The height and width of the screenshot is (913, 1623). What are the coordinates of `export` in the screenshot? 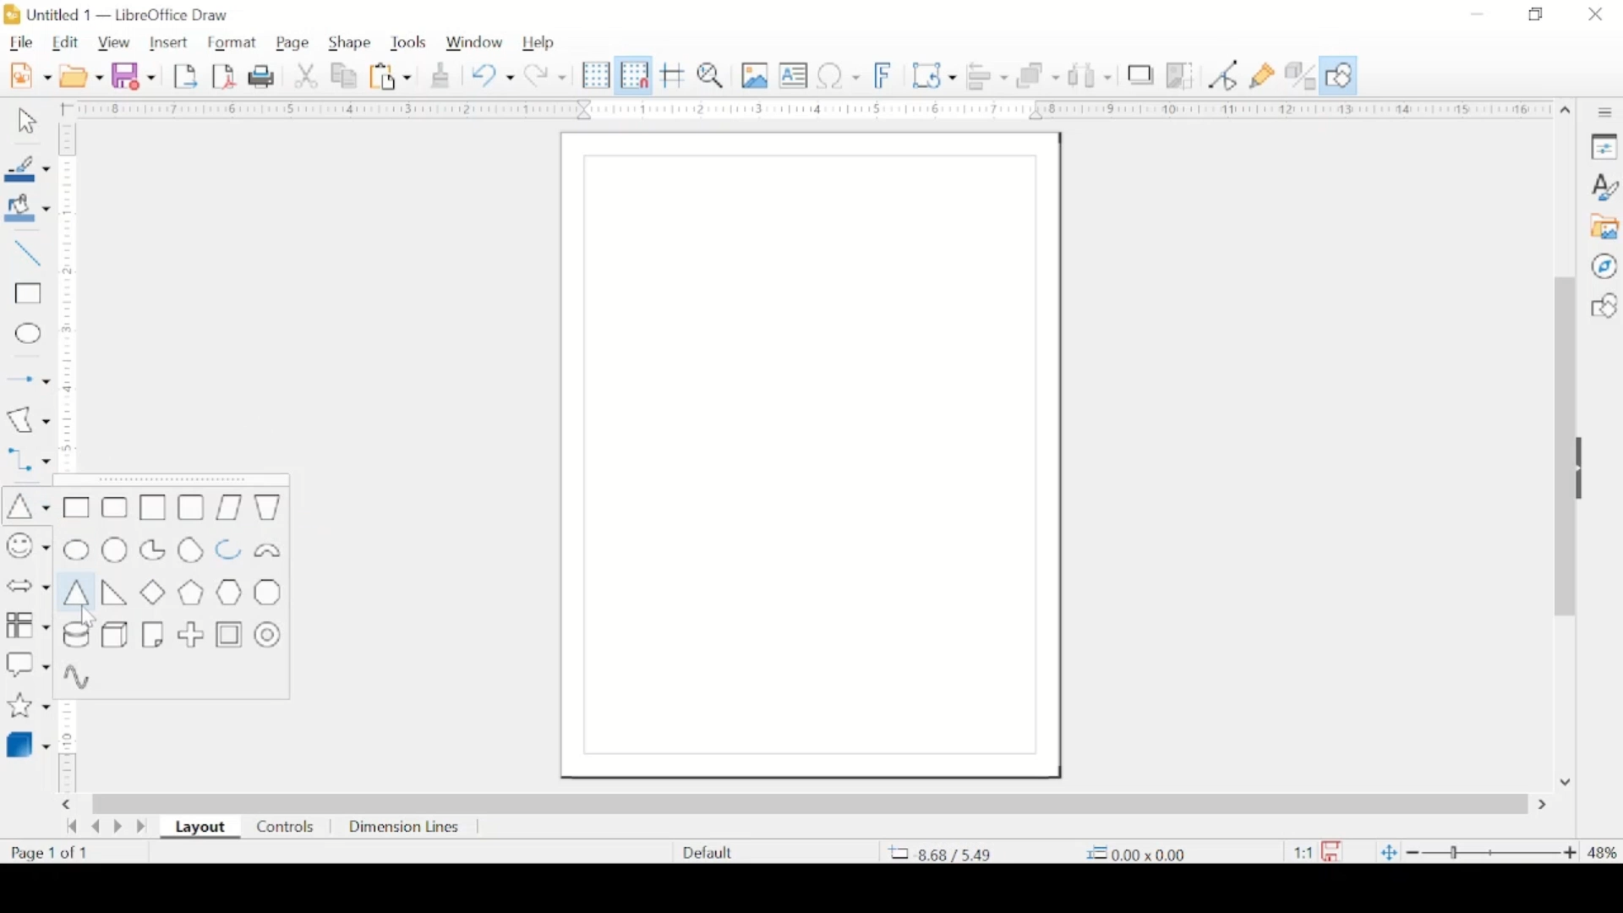 It's located at (185, 76).